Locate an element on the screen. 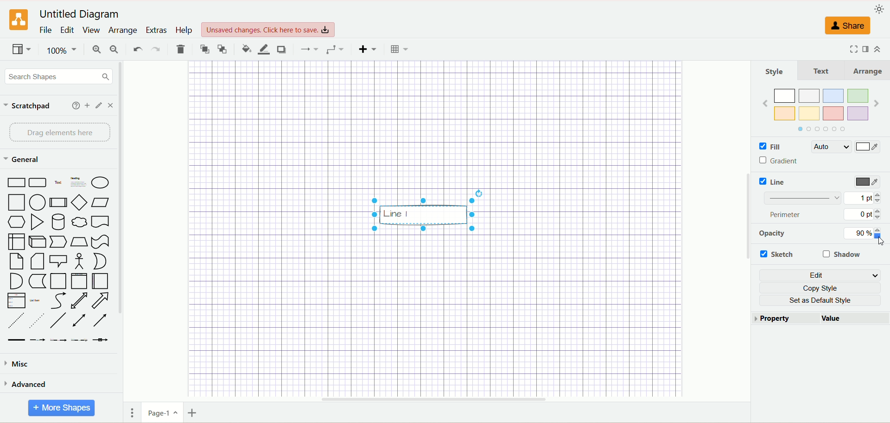 This screenshot has height=423, width=890. close is located at coordinates (110, 105).